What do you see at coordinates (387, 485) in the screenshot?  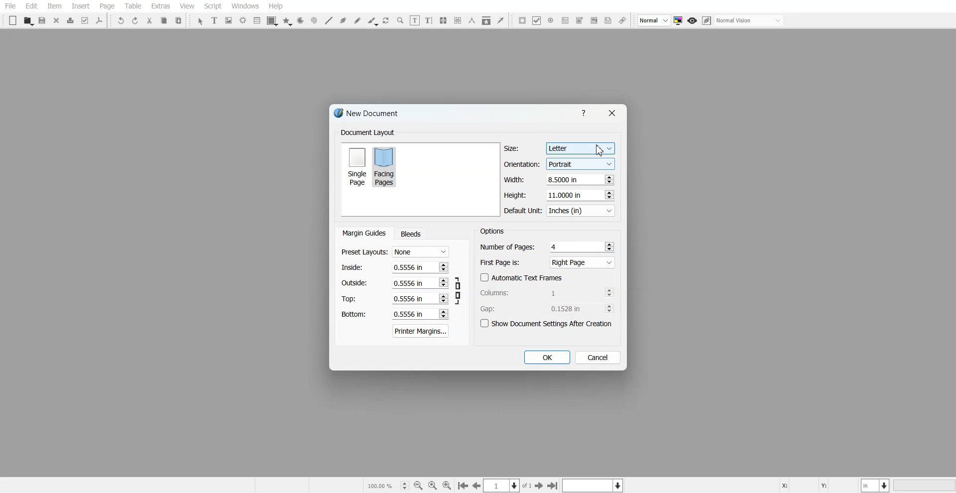 I see `Select current zoom` at bounding box center [387, 485].